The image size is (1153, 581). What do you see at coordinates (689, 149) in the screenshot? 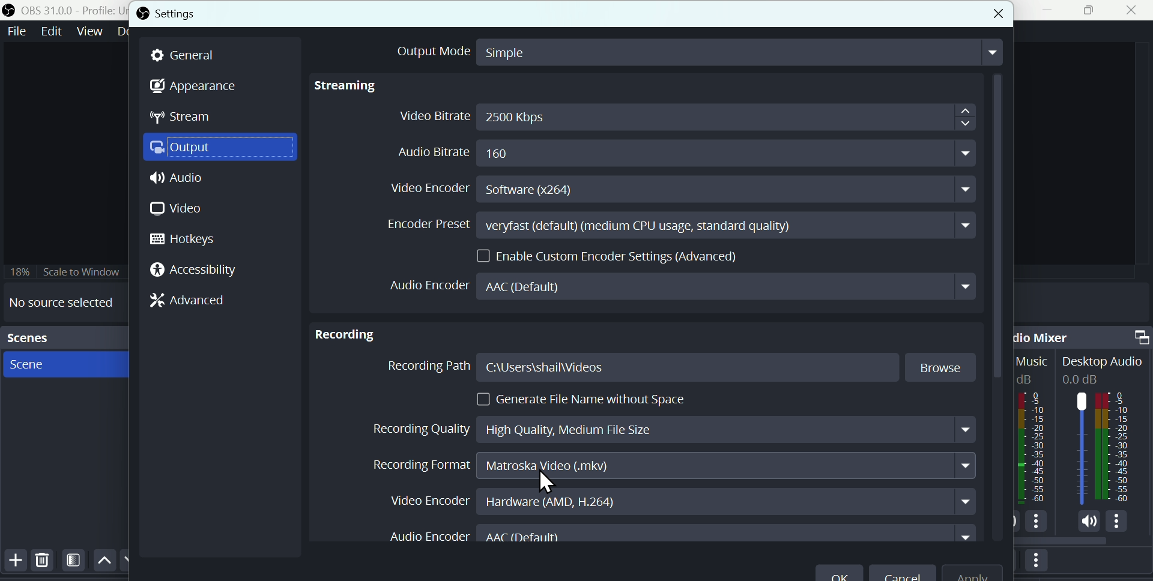
I see `Audio bitrate` at bounding box center [689, 149].